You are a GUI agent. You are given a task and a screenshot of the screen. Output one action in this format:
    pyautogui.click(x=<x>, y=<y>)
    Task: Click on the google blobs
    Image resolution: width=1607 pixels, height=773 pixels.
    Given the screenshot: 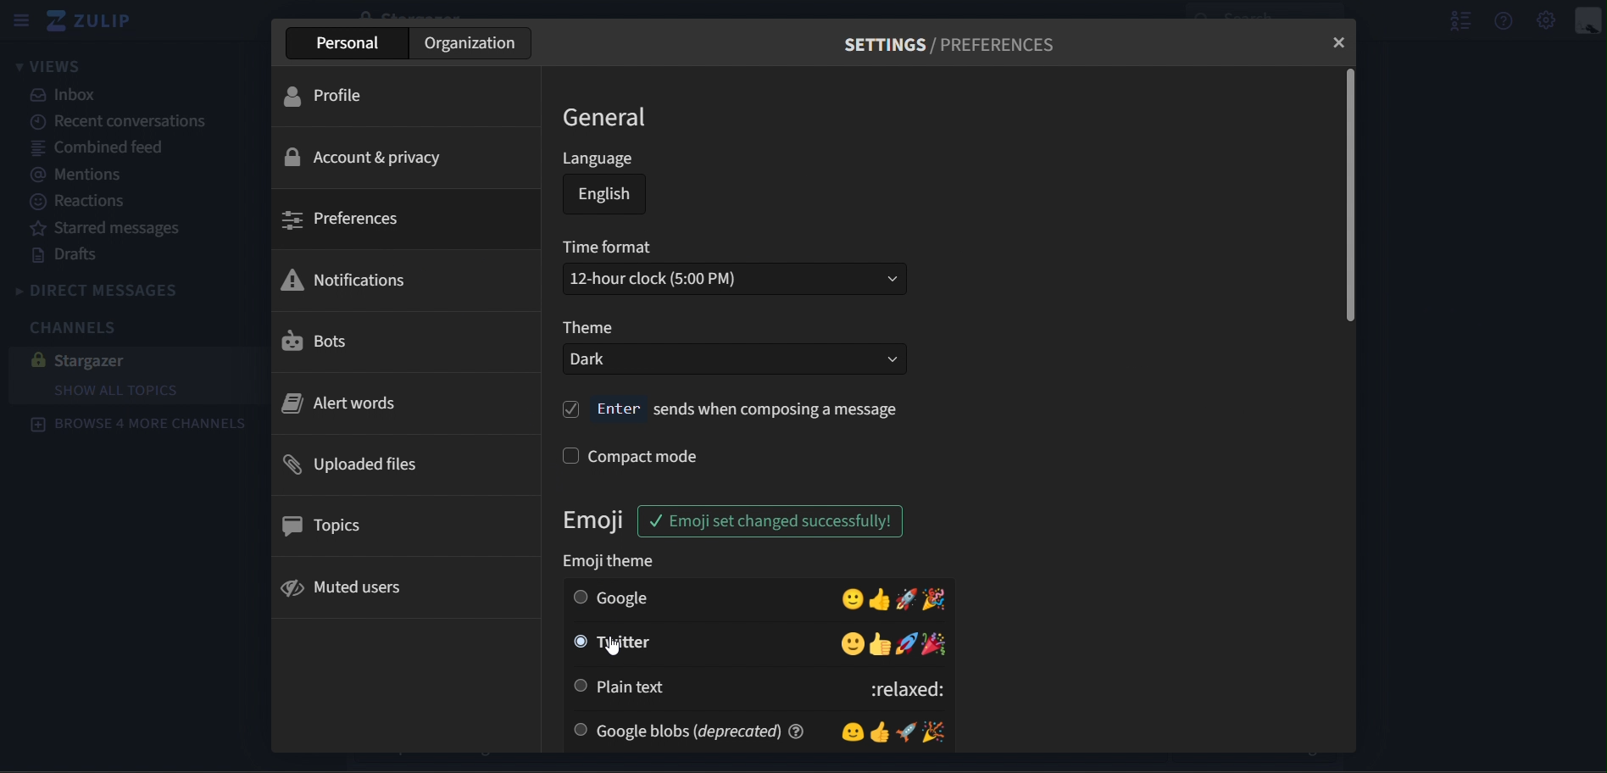 What is the action you would take?
    pyautogui.click(x=756, y=730)
    